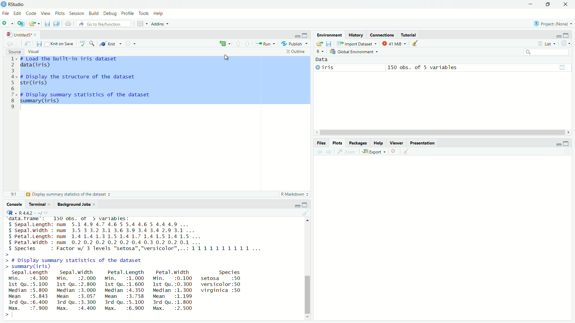 The height and width of the screenshot is (323, 575). Describe the element at coordinates (329, 35) in the screenshot. I see `Environment` at that location.